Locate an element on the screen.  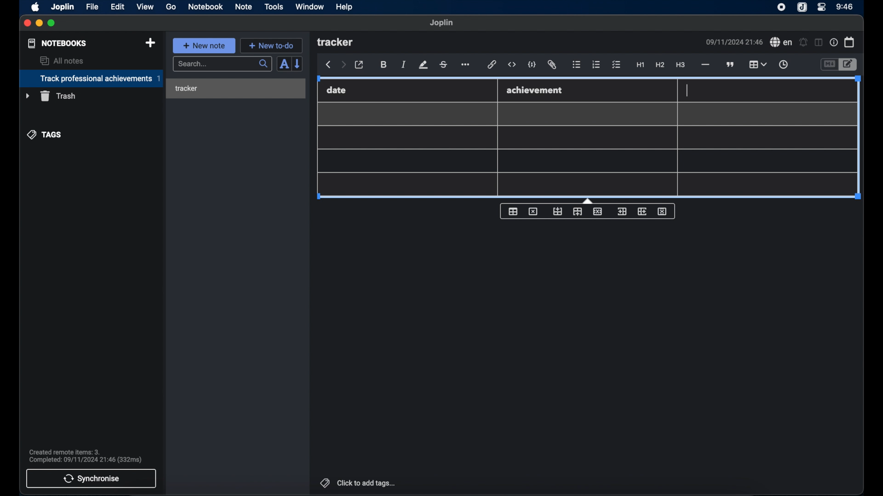
help is located at coordinates (344, 7).